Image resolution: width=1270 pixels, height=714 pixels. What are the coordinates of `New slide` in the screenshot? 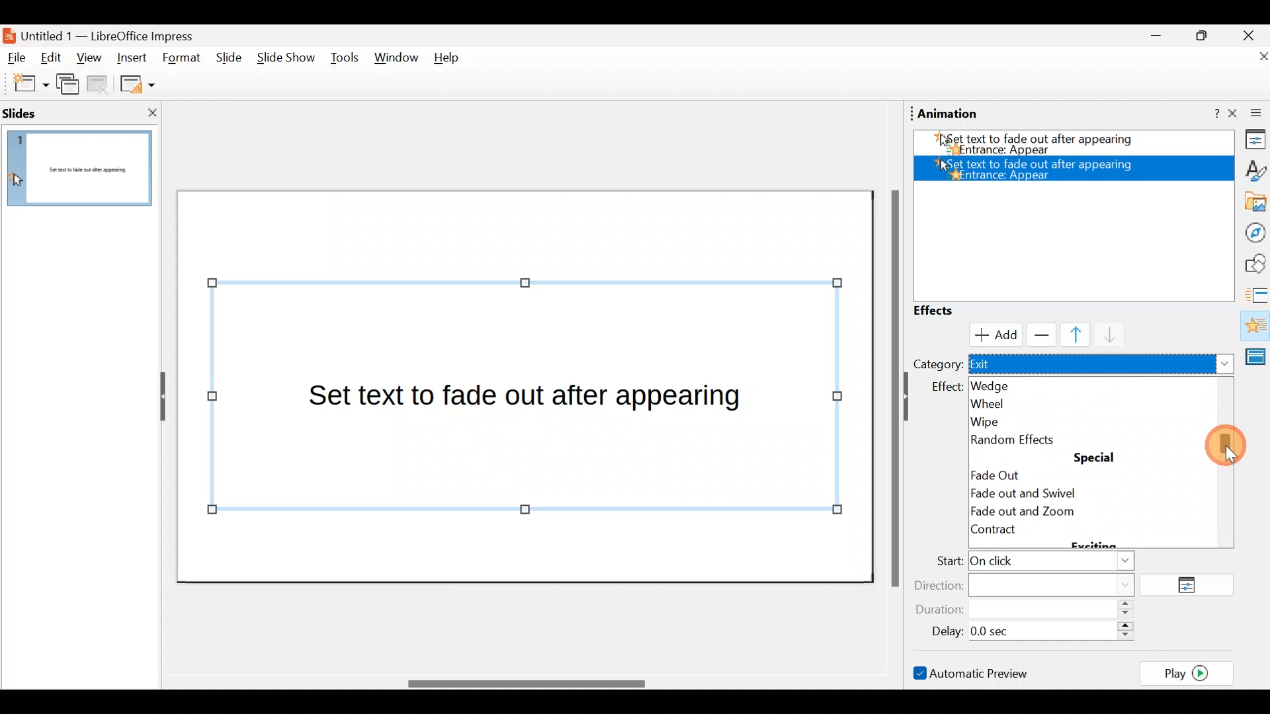 It's located at (24, 84).